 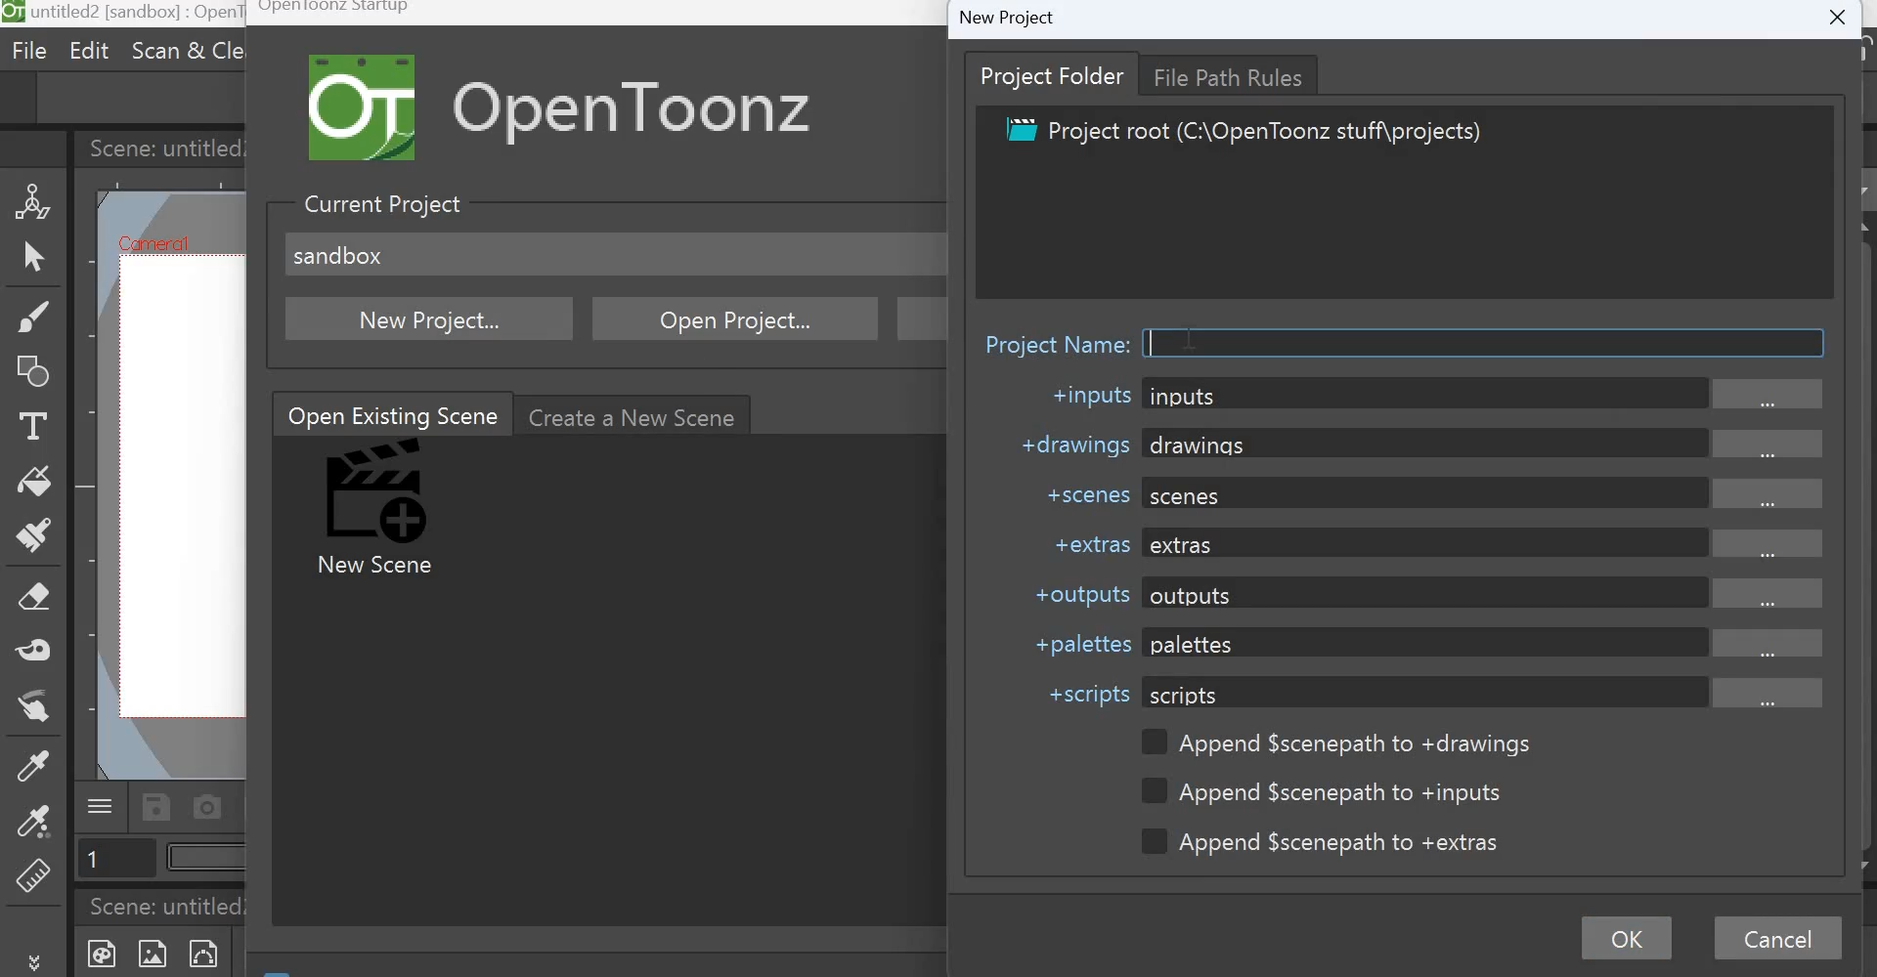 What do you see at coordinates (1078, 645) in the screenshot?
I see `+palletes` at bounding box center [1078, 645].